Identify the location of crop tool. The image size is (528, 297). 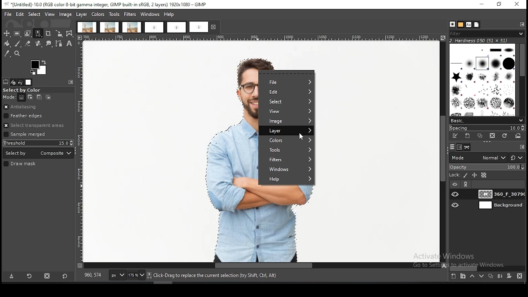
(48, 34).